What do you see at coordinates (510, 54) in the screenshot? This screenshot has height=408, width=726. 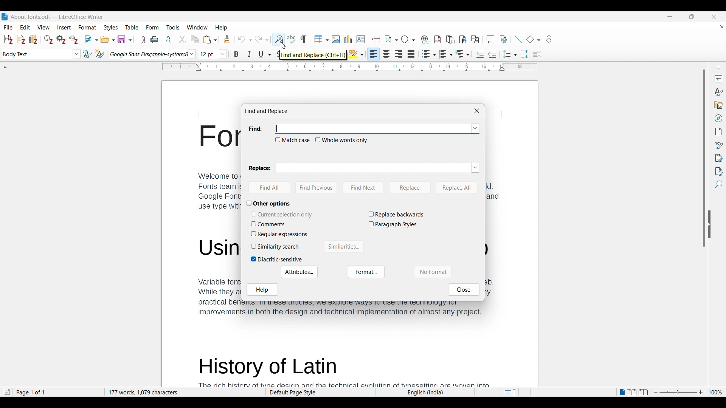 I see `Set line spacing` at bounding box center [510, 54].